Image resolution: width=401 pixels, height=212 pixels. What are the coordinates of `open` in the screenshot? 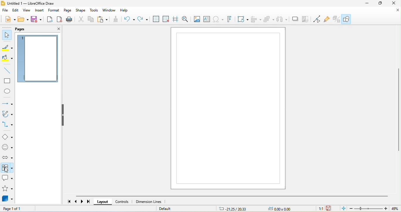 It's located at (23, 19).